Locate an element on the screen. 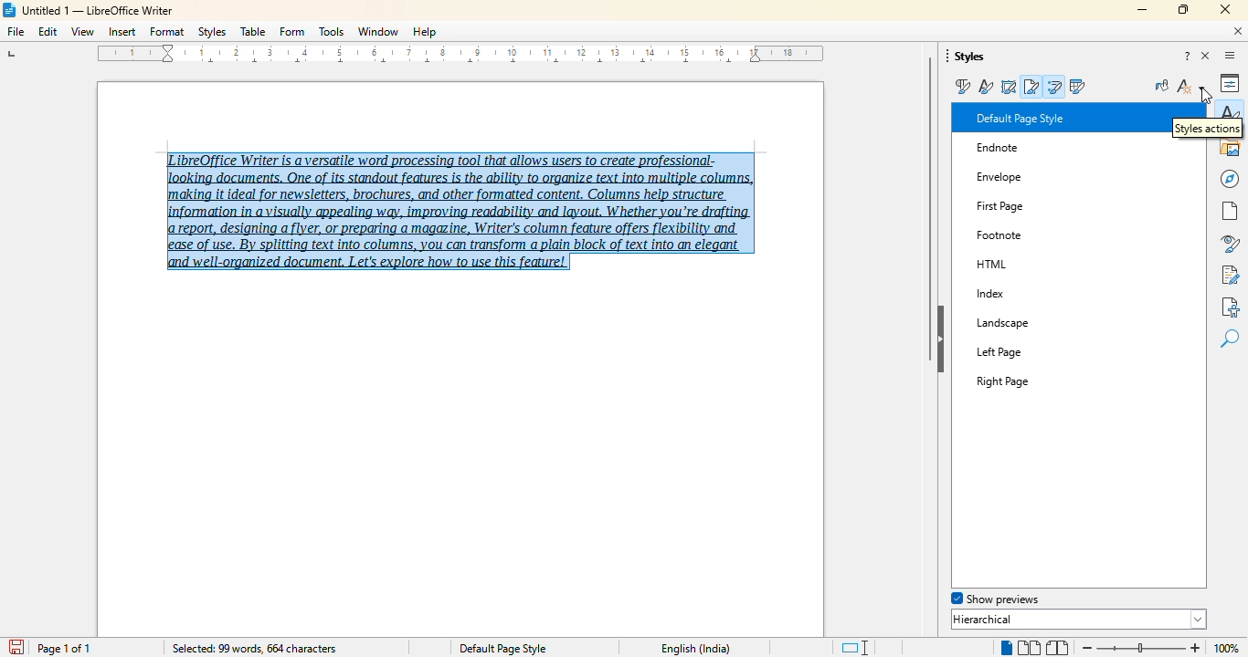  style action is located at coordinates (1211, 128).